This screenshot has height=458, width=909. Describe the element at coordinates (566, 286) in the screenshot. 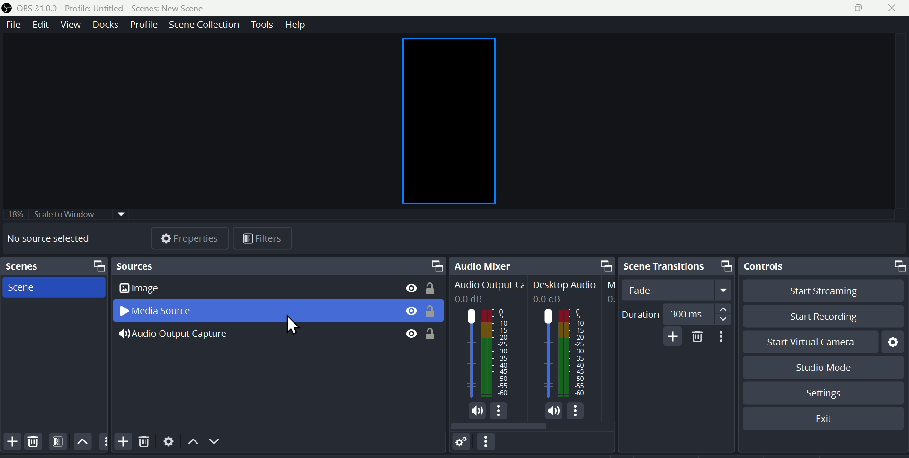

I see `Desktop Audio` at that location.